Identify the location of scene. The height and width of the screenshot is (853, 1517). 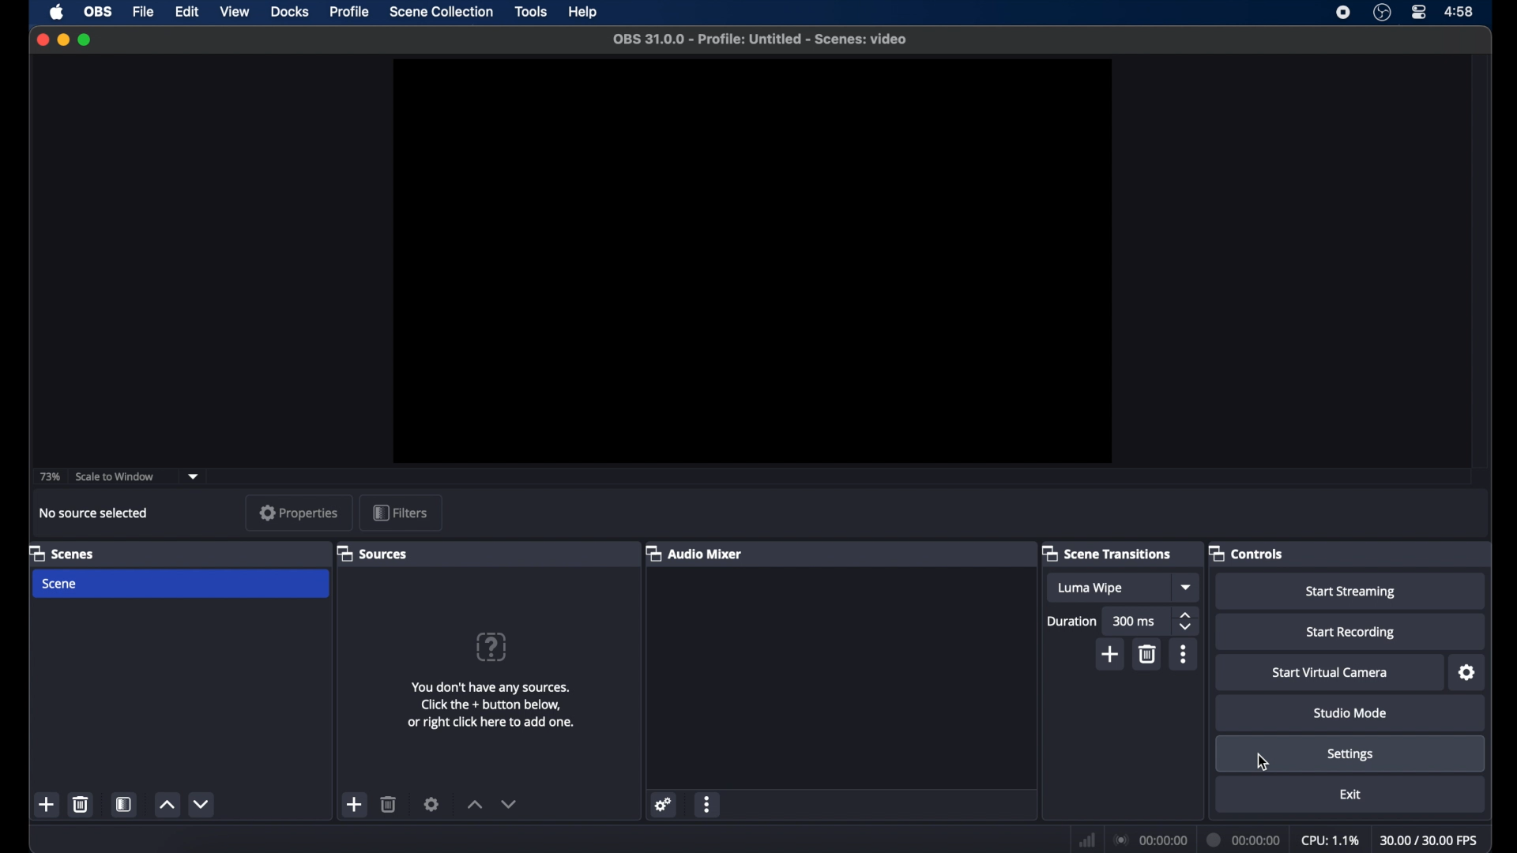
(60, 584).